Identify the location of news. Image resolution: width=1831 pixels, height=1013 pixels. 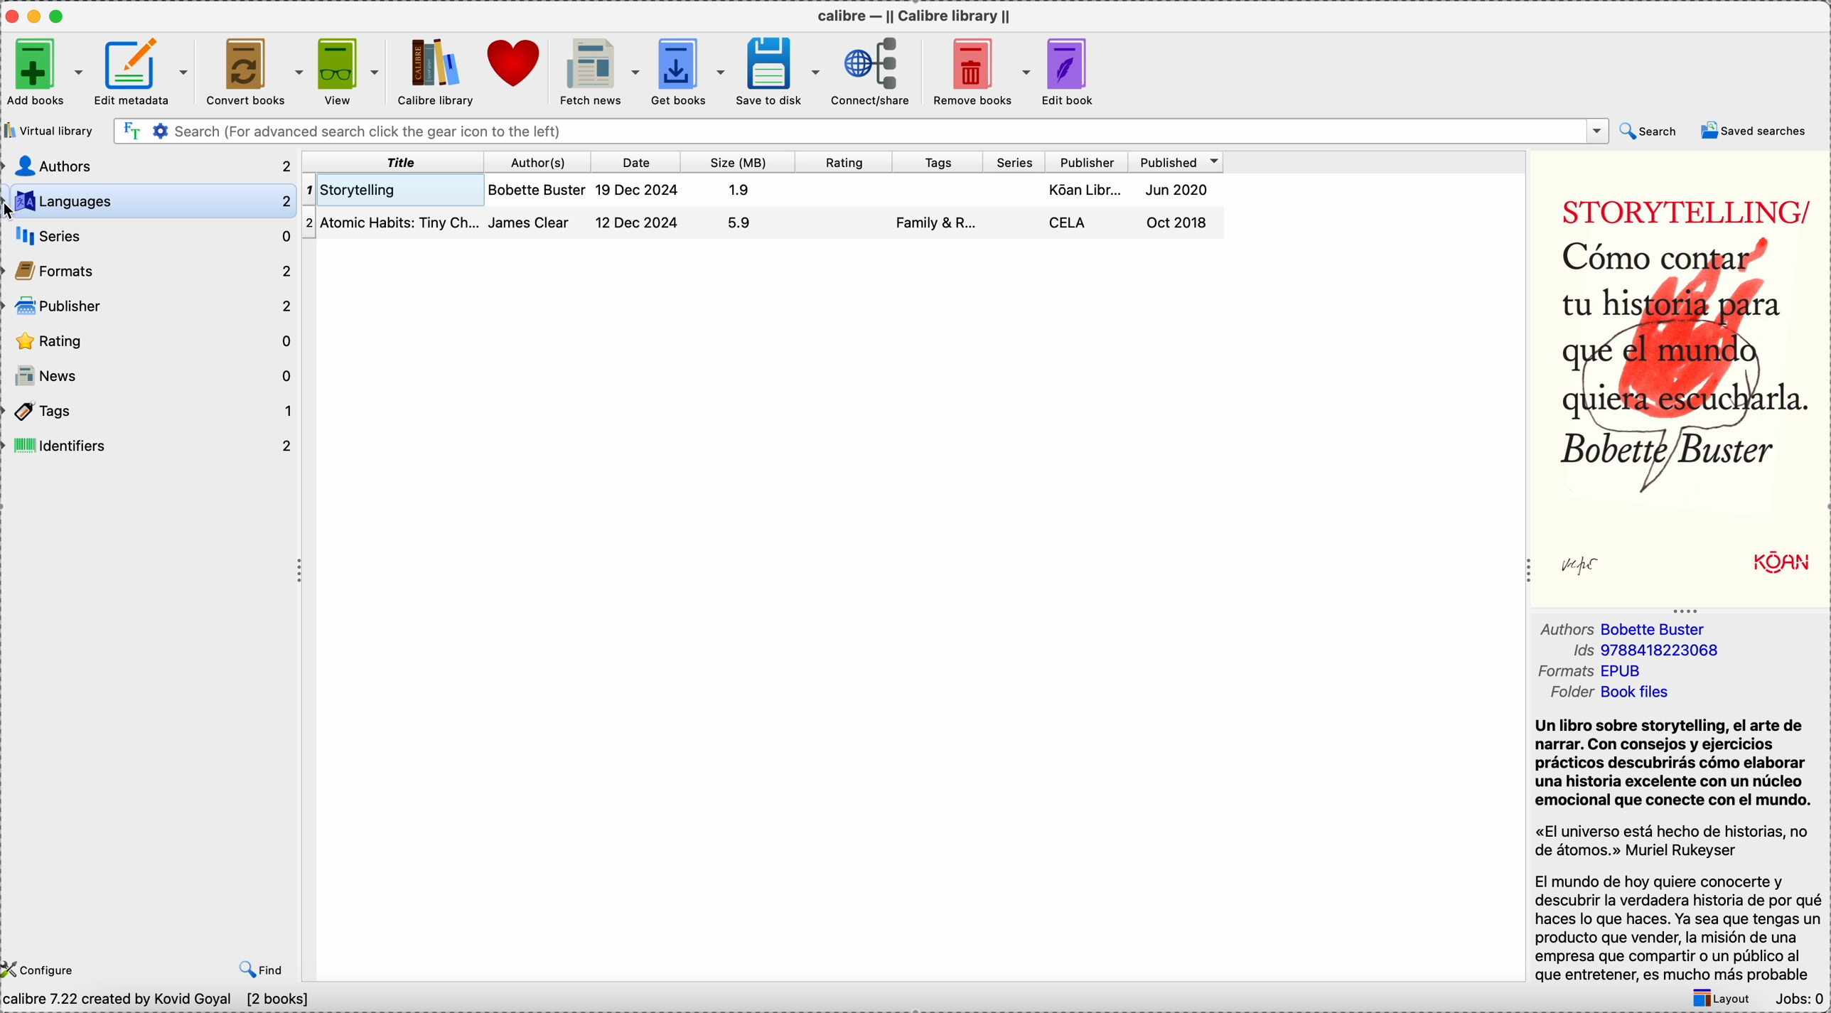
(152, 375).